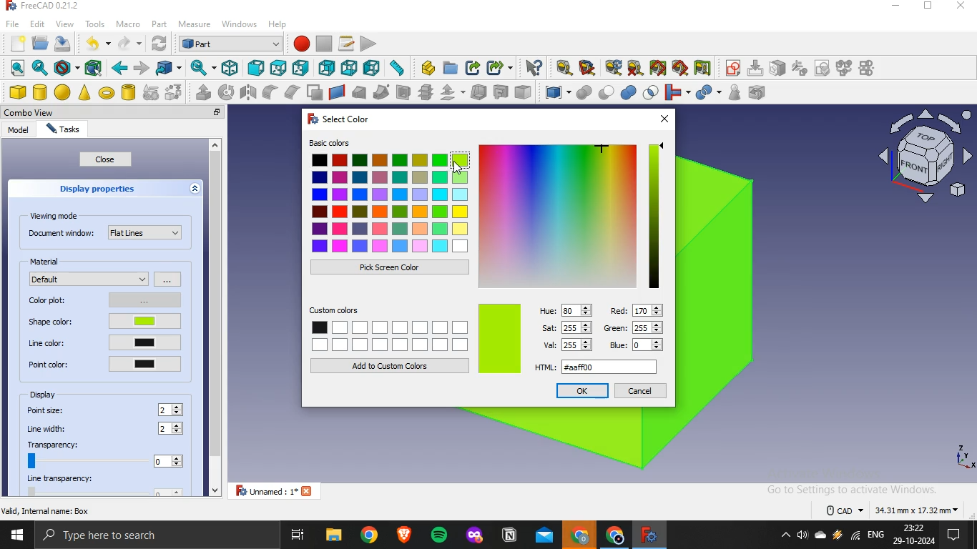 The image size is (977, 549). What do you see at coordinates (676, 91) in the screenshot?
I see `join objects` at bounding box center [676, 91].